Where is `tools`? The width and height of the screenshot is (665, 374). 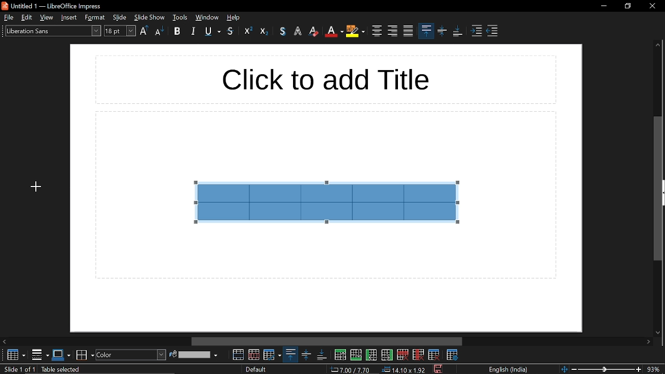 tools is located at coordinates (181, 18).